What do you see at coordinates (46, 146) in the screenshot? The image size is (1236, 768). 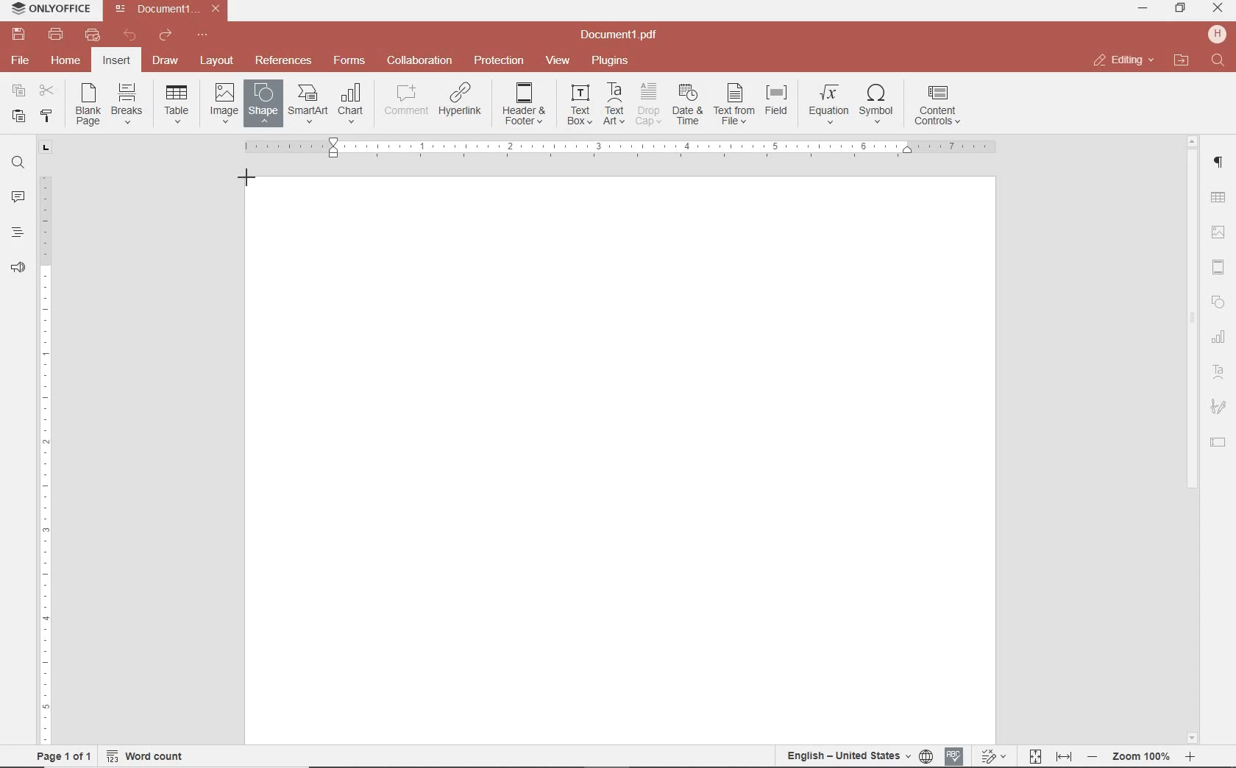 I see `tab stop` at bounding box center [46, 146].